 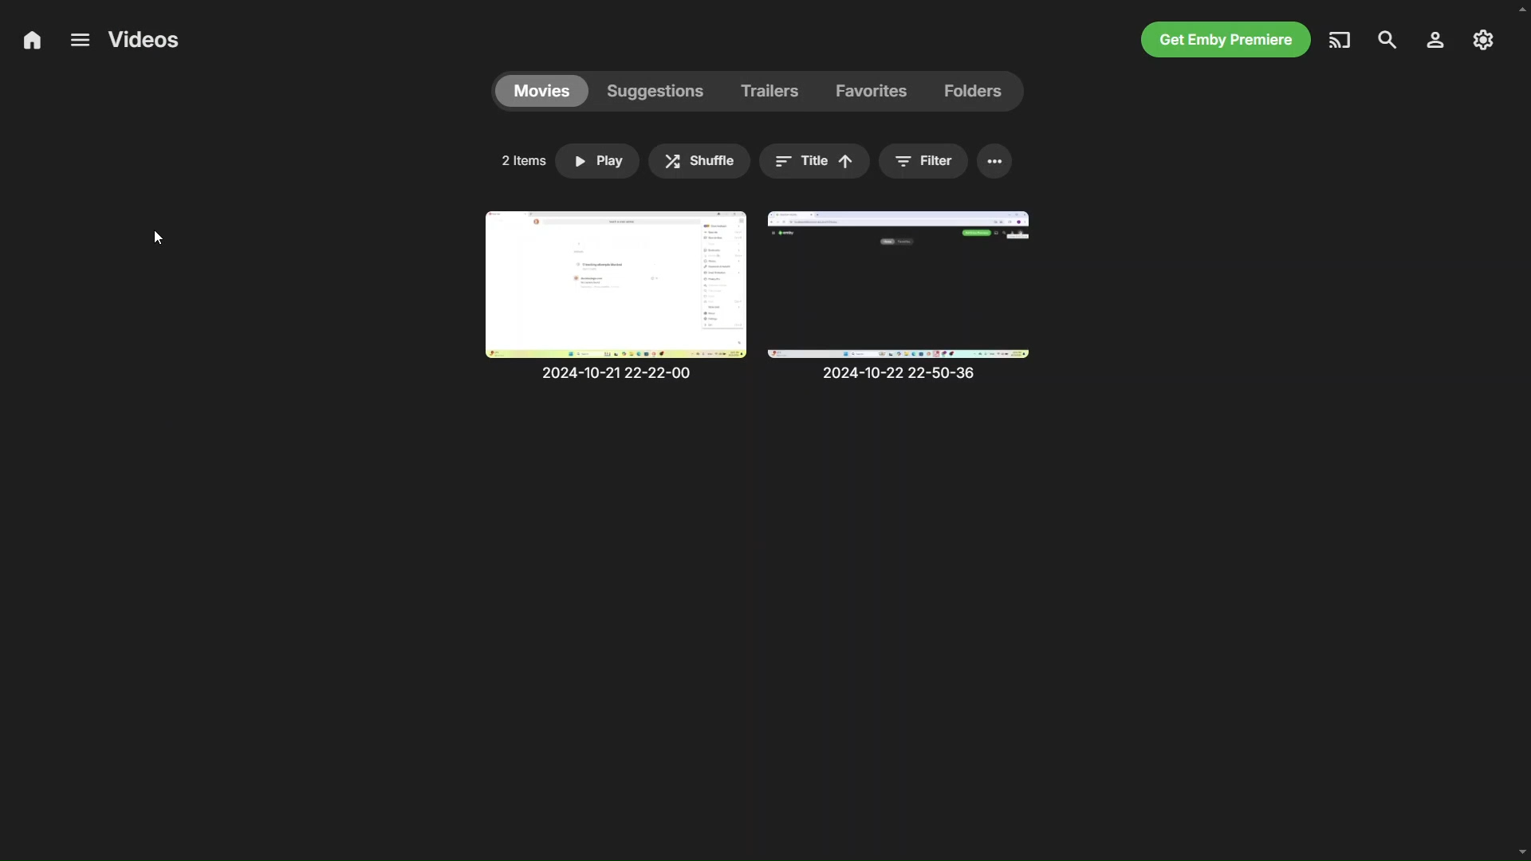 What do you see at coordinates (523, 160) in the screenshot?
I see `2 items` at bounding box center [523, 160].